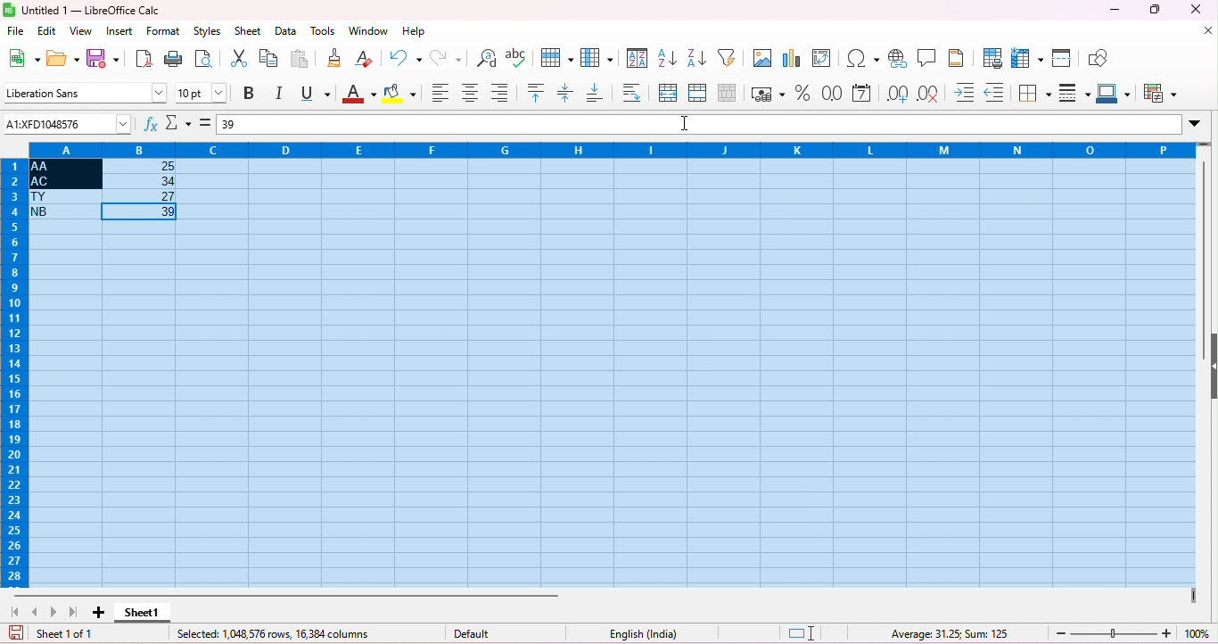 Image resolution: width=1218 pixels, height=644 pixels. What do you see at coordinates (56, 612) in the screenshot?
I see `next sheet` at bounding box center [56, 612].